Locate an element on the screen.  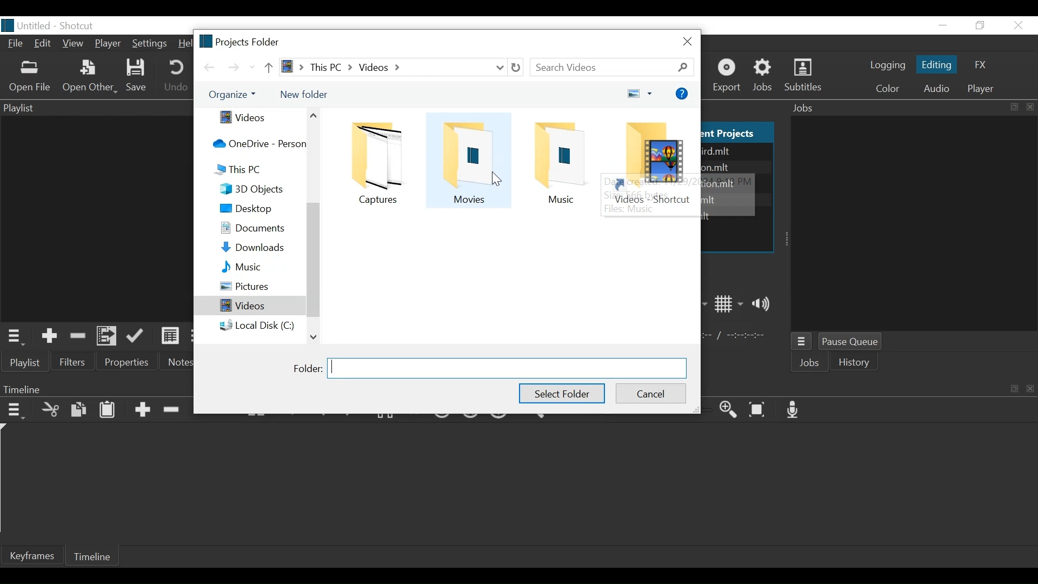
Show volume control is located at coordinates (764, 303).